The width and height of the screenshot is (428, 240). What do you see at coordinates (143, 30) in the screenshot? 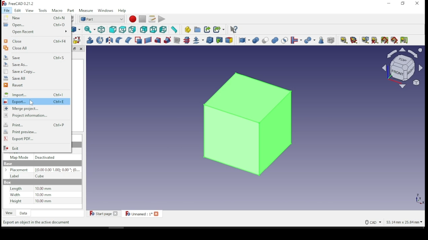
I see `rear` at bounding box center [143, 30].